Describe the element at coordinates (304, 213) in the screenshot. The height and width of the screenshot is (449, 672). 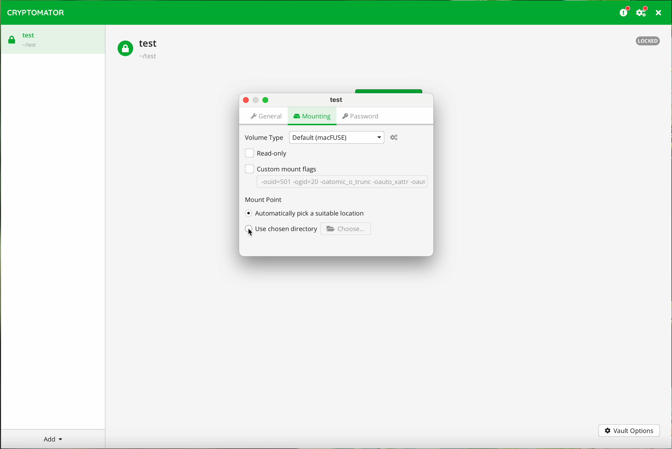
I see `automatically pick a suitable location` at that location.